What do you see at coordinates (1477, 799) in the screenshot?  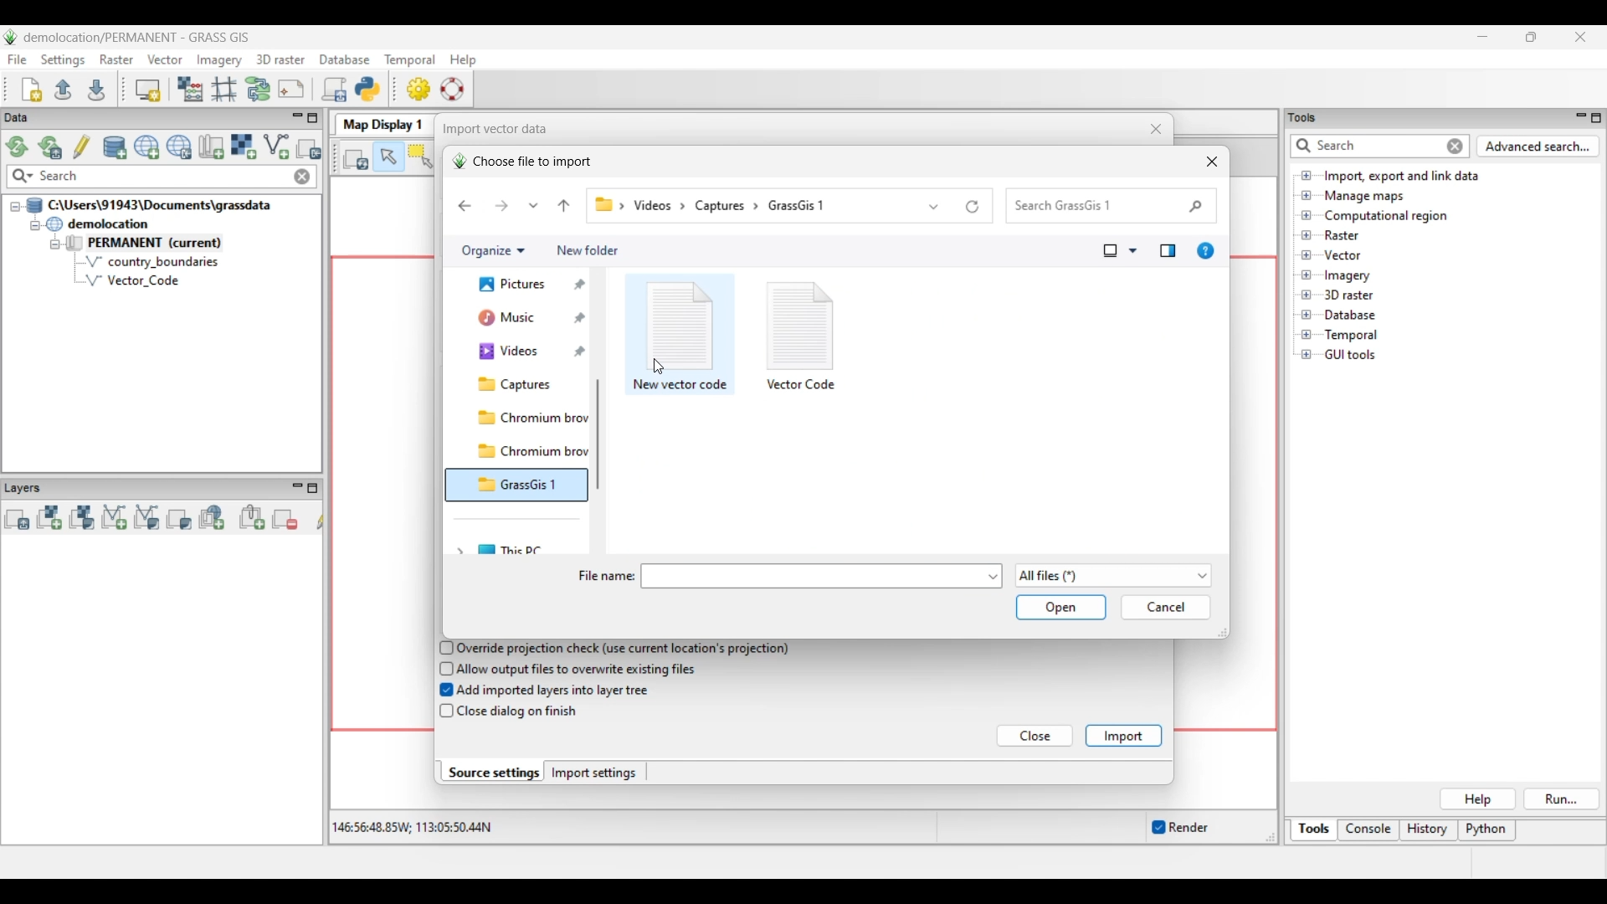 I see `Help` at bounding box center [1477, 799].